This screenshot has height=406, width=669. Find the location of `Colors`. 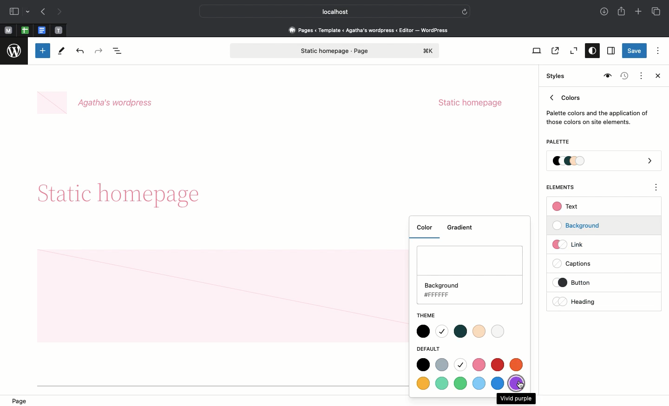

Colors is located at coordinates (597, 108).